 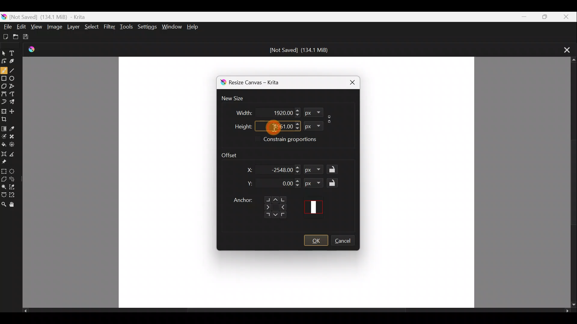 I want to click on Pan tool, so click(x=13, y=205).